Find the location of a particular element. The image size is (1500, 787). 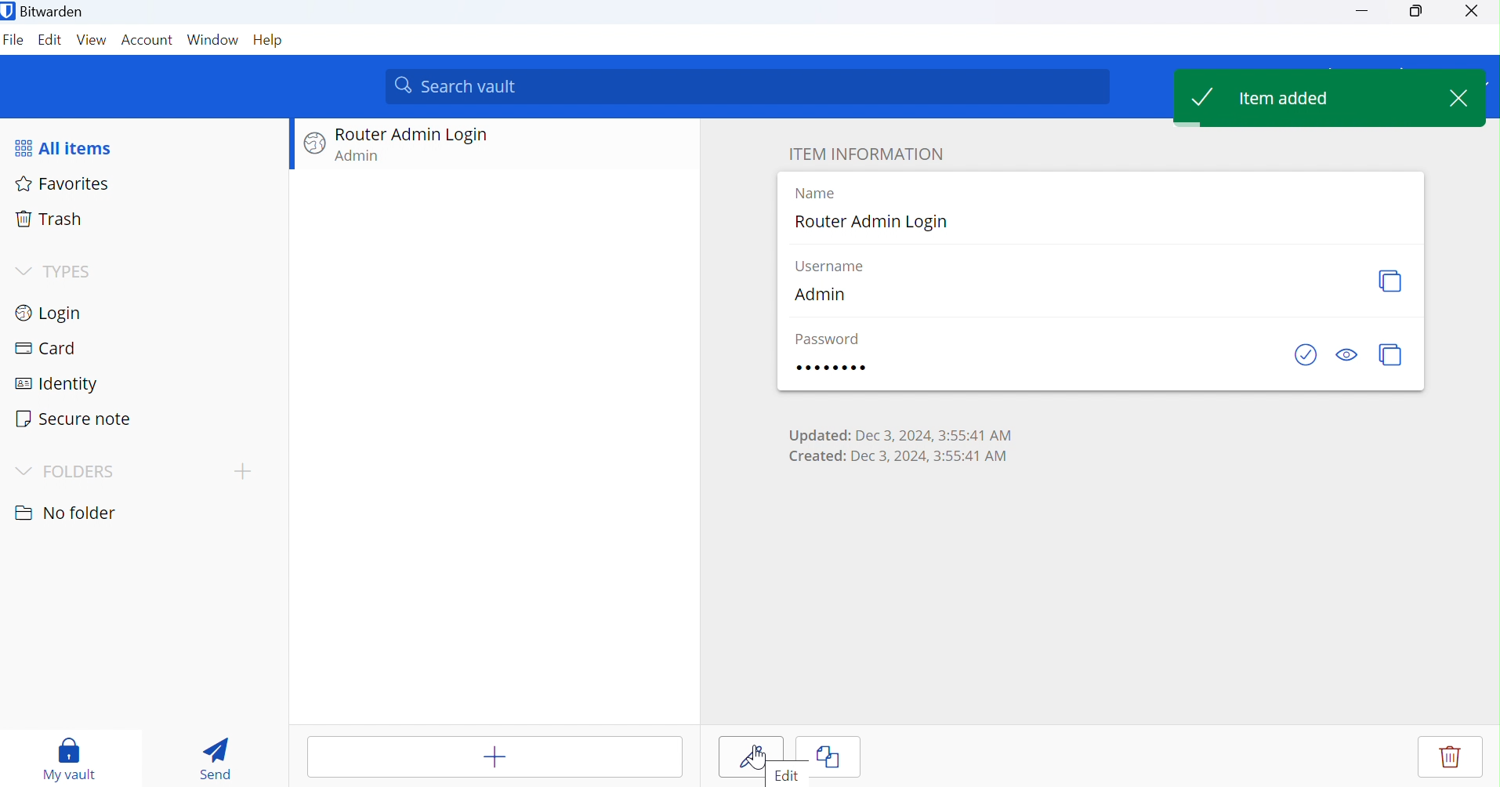

Send is located at coordinates (217, 759).